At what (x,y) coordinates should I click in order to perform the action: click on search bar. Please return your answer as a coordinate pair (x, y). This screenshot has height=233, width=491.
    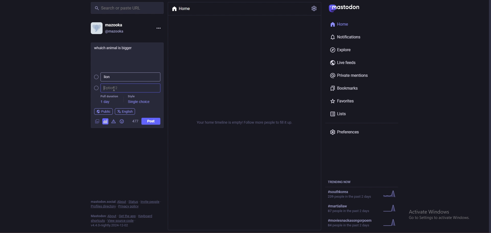
    Looking at the image, I should click on (127, 8).